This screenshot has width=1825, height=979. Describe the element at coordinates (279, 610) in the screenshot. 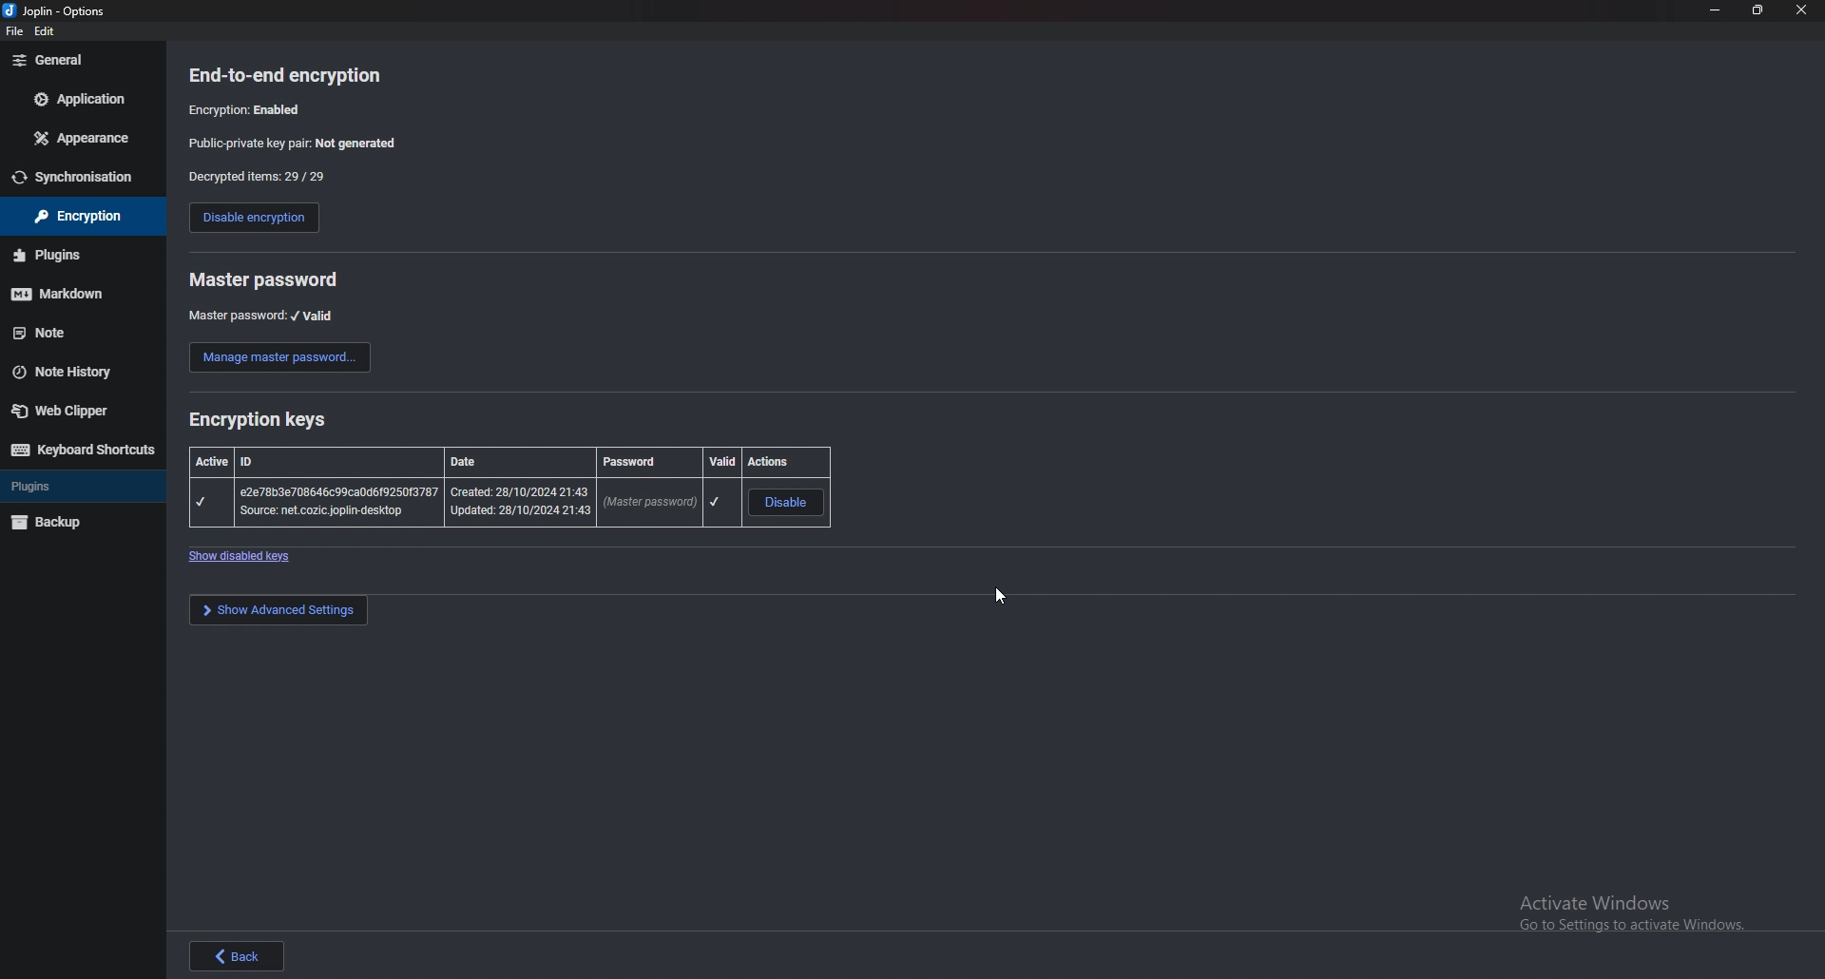

I see `` at that location.